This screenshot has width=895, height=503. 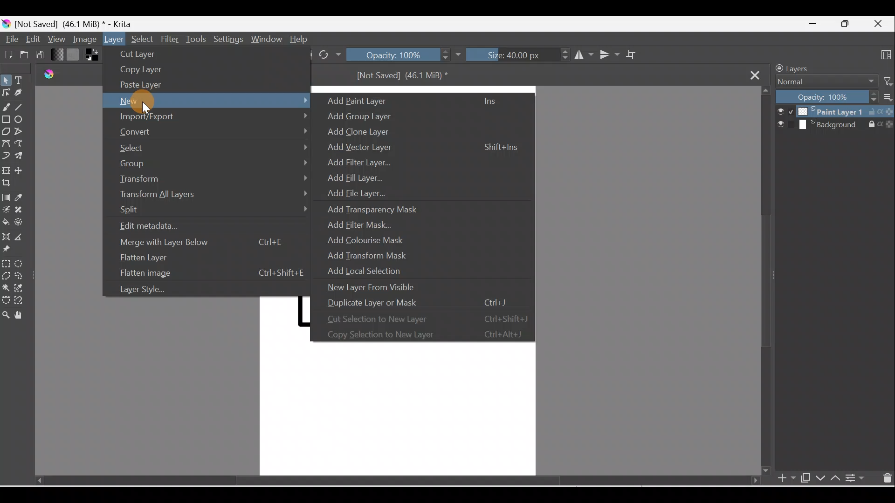 I want to click on Pan tool, so click(x=21, y=315).